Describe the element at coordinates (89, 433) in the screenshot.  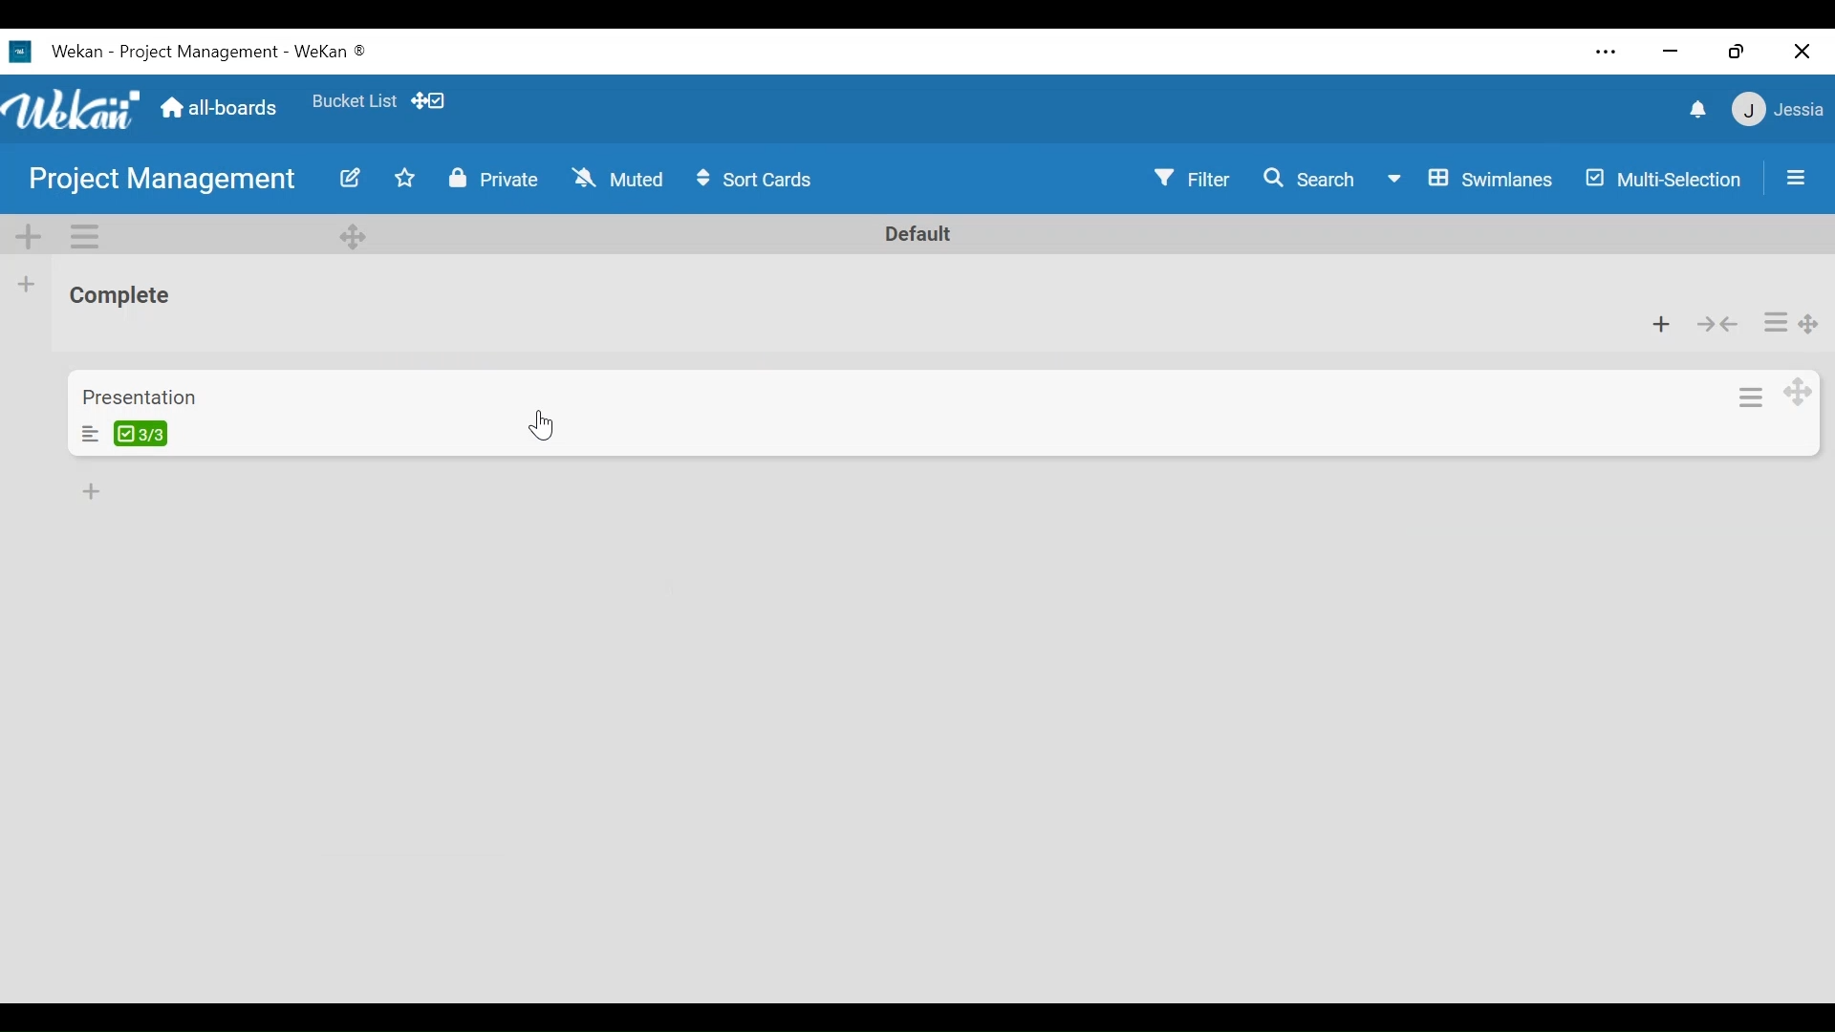
I see `Description` at that location.